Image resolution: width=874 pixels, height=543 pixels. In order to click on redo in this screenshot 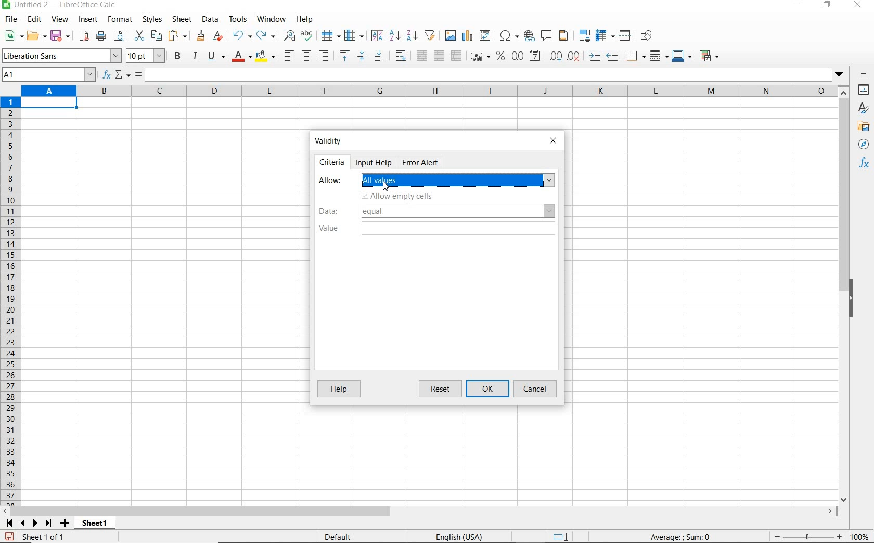, I will do `click(265, 36)`.